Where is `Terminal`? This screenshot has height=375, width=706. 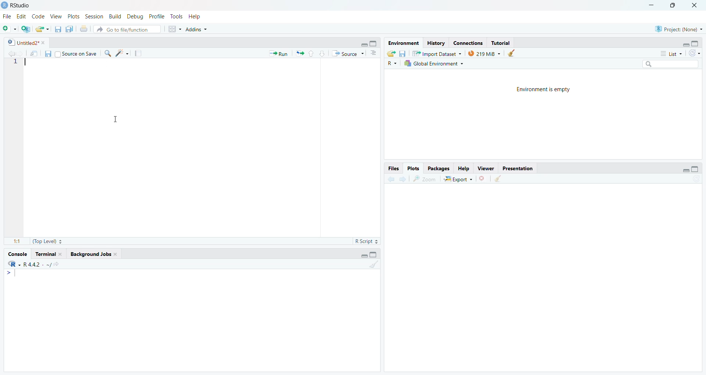 Terminal is located at coordinates (49, 254).